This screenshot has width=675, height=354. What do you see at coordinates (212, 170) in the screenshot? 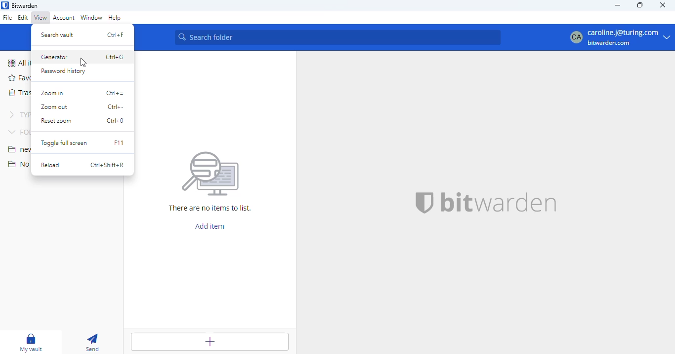
I see `Searching for file vector ` at bounding box center [212, 170].